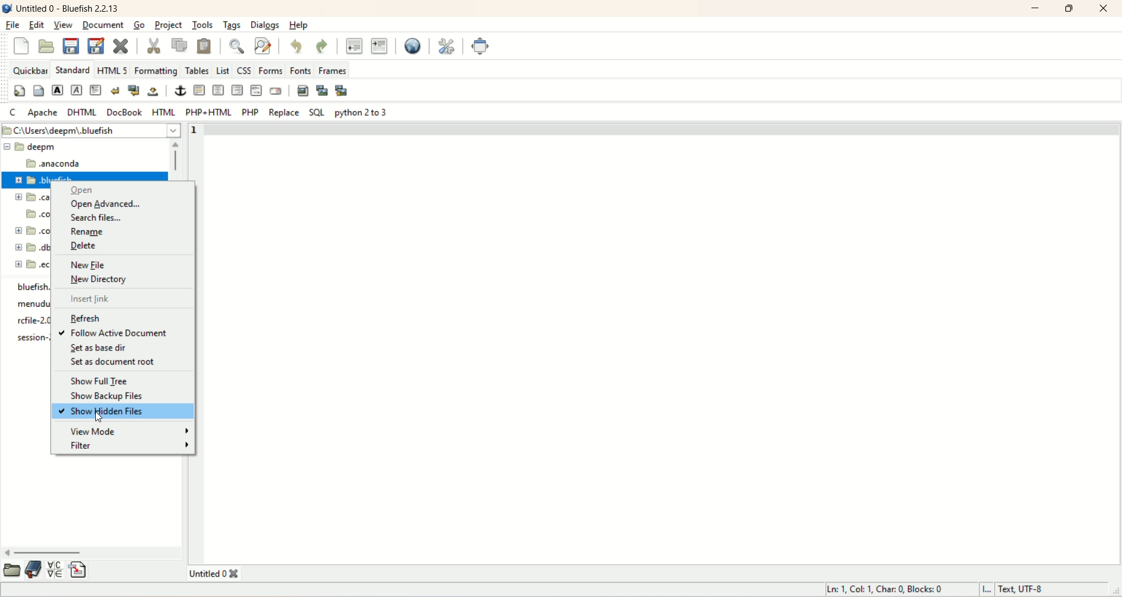 The height and width of the screenshot is (597, 1122). I want to click on break and clear, so click(135, 91).